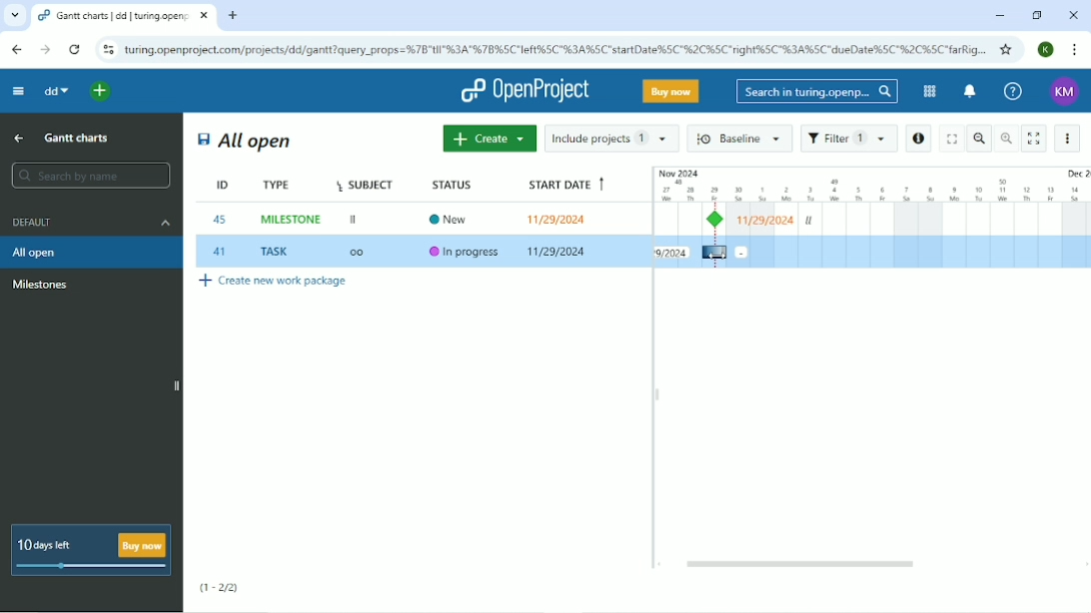  I want to click on Activate zen mode, so click(1034, 139).